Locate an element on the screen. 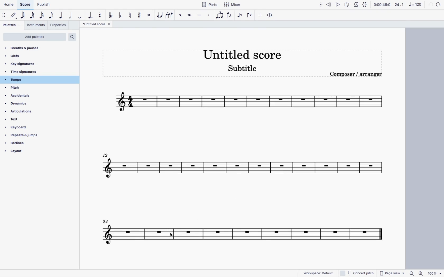  voice 2 is located at coordinates (249, 16).